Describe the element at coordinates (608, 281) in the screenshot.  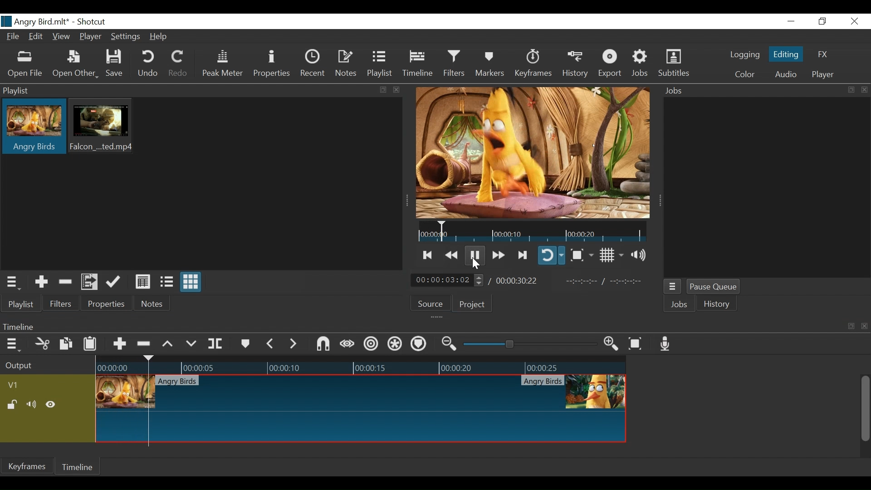
I see `In point` at that location.